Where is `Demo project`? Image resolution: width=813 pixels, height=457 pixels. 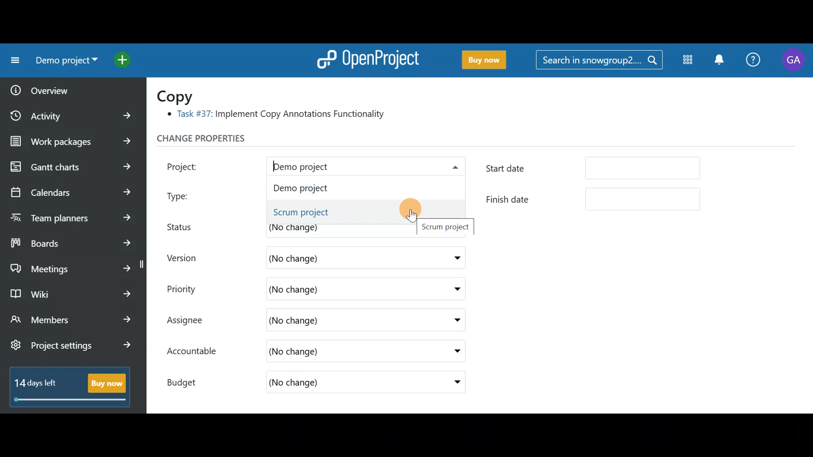
Demo project is located at coordinates (337, 189).